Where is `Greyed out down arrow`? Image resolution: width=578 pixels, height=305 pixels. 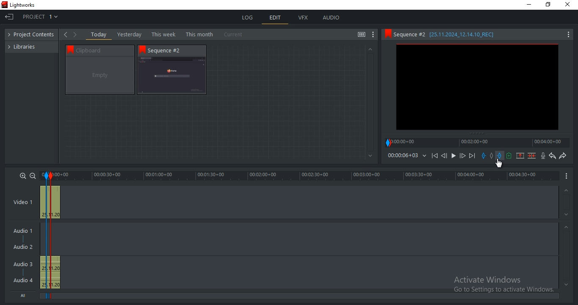
Greyed out down arrow is located at coordinates (566, 284).